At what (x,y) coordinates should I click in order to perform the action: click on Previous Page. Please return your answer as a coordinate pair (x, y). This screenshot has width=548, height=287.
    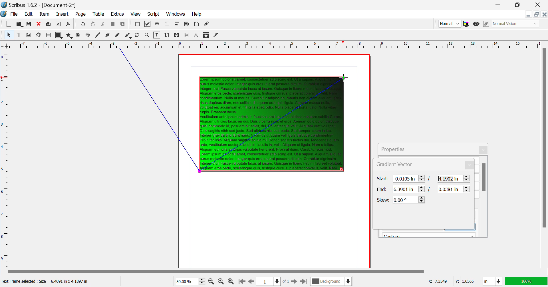
    Looking at the image, I should click on (251, 282).